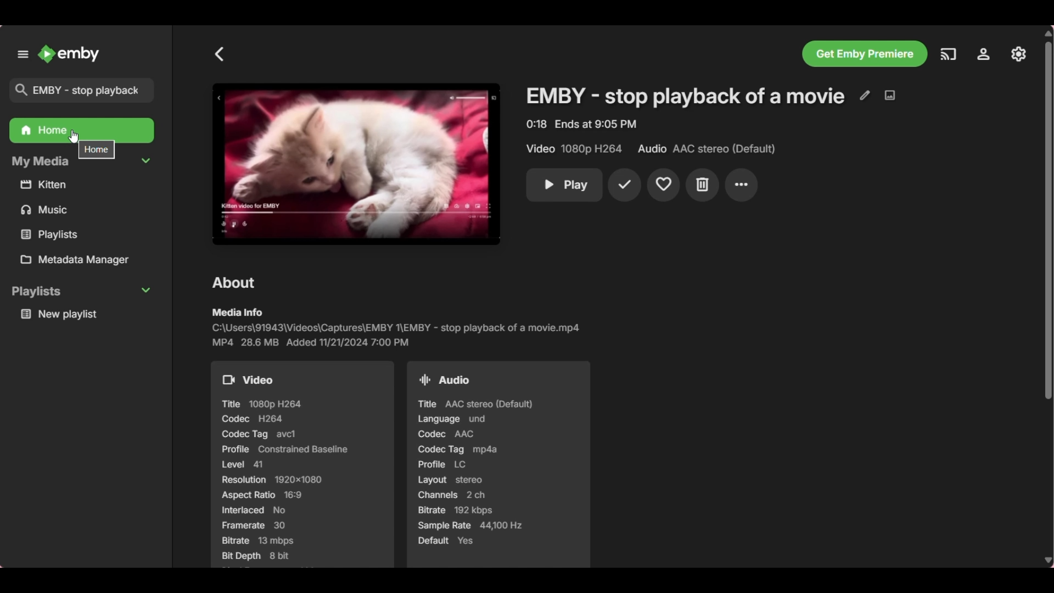  Describe the element at coordinates (447, 378) in the screenshot. I see `Audio` at that location.